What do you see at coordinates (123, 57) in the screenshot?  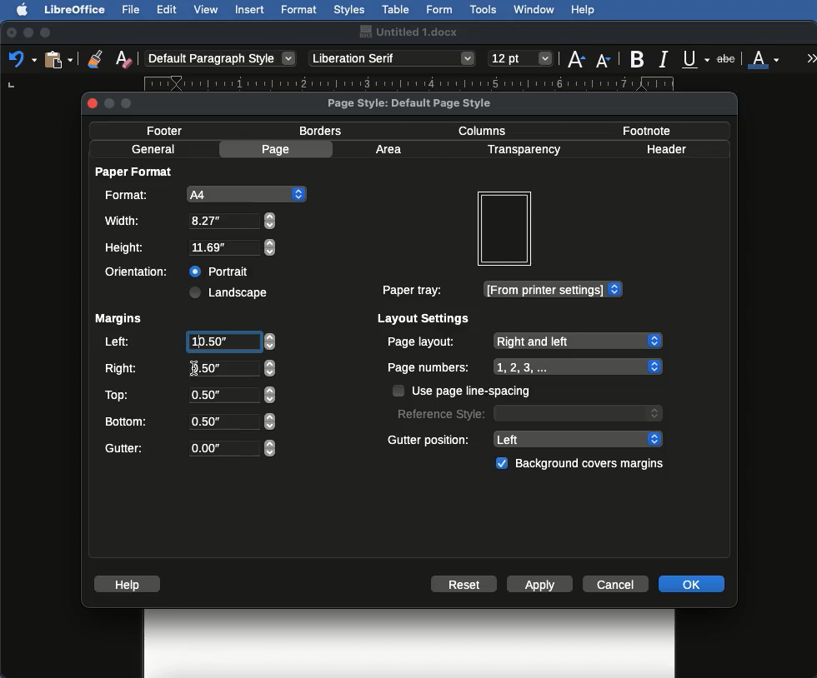 I see `Clear formatting` at bounding box center [123, 57].